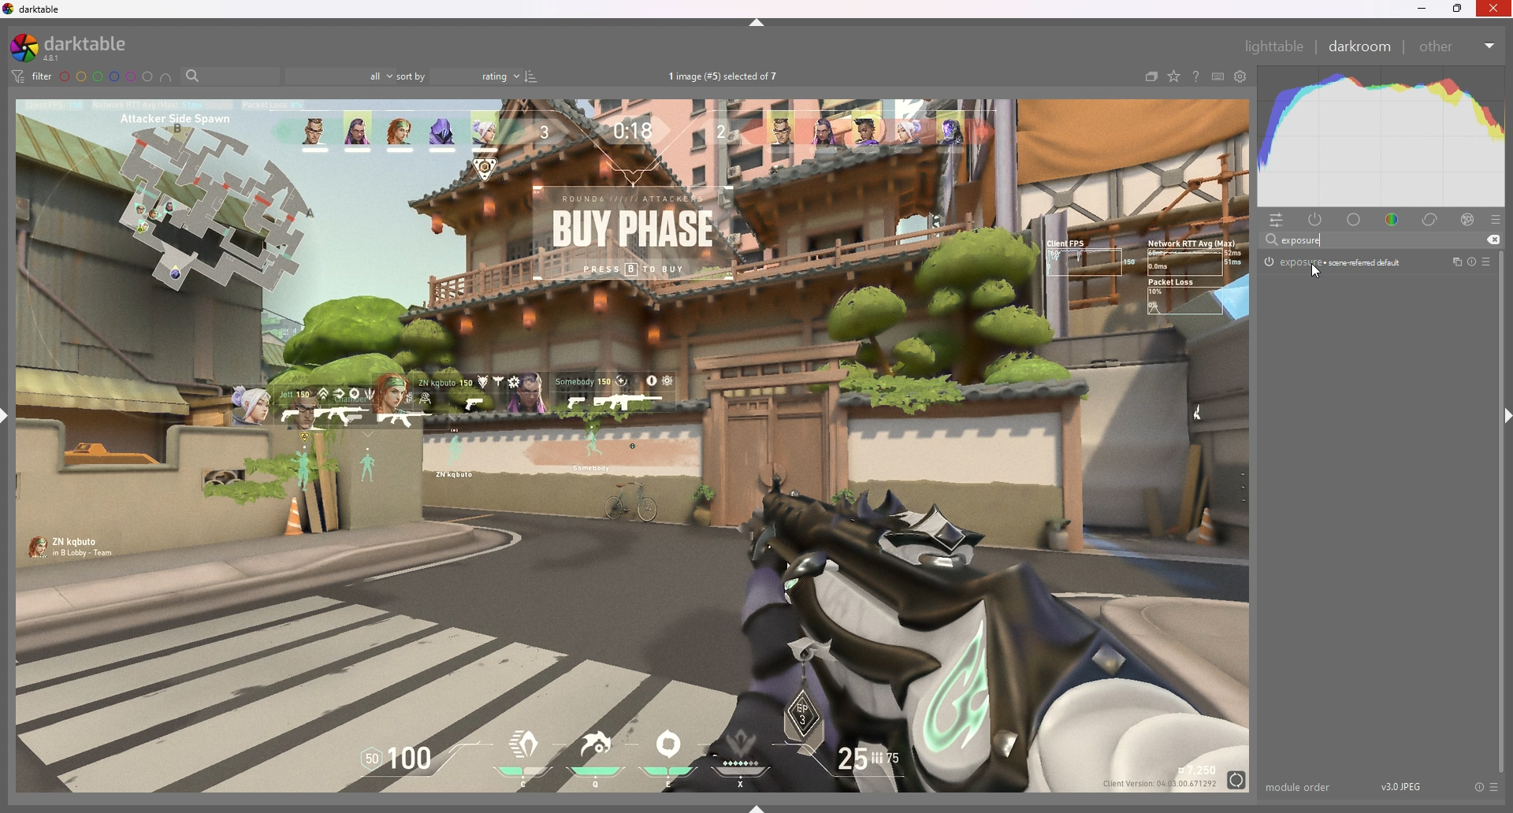 Image resolution: width=1513 pixels, height=813 pixels. What do you see at coordinates (106, 77) in the screenshot?
I see `color labels` at bounding box center [106, 77].